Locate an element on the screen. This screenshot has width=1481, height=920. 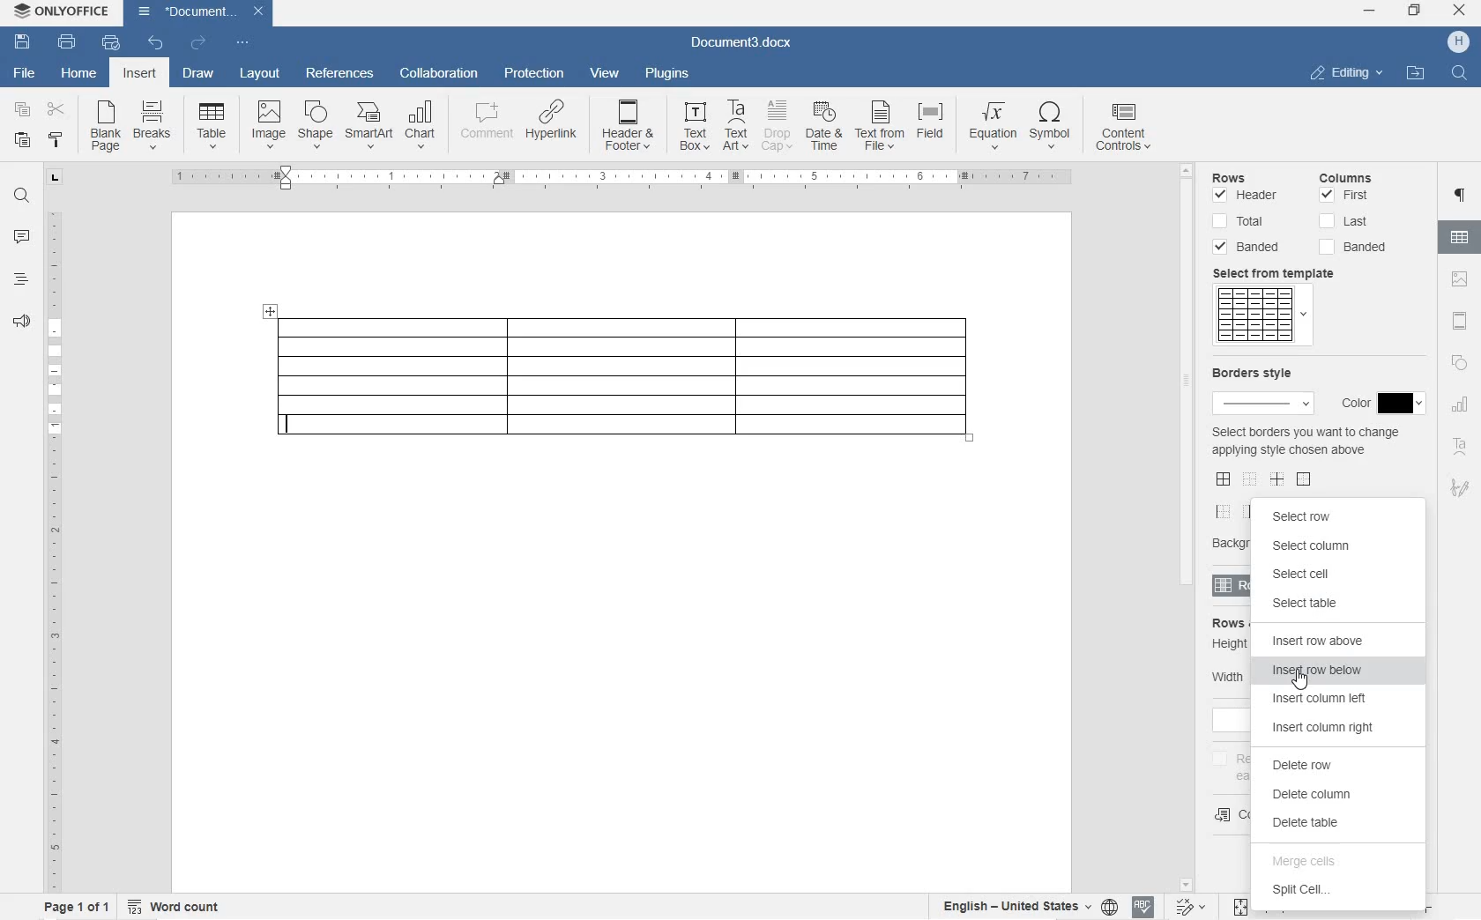
RESTORE is located at coordinates (1416, 12).